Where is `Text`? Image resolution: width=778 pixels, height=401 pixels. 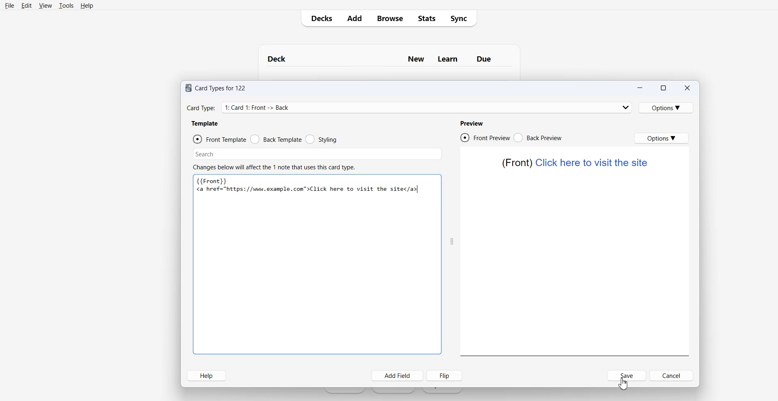
Text is located at coordinates (308, 190).